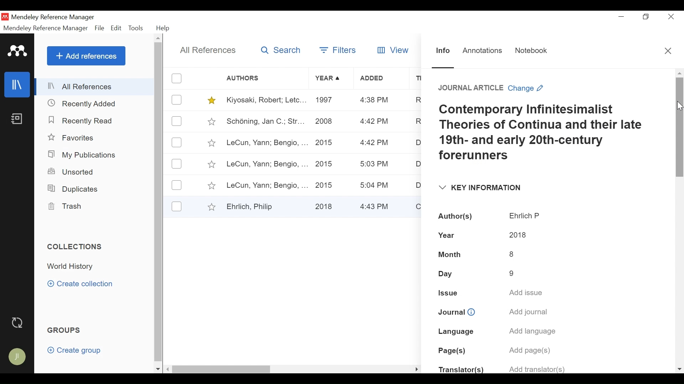 Image resolution: width=684 pixels, height=384 pixels. What do you see at coordinates (265, 100) in the screenshot?
I see `Kiyosaki, Robert; Letc...` at bounding box center [265, 100].